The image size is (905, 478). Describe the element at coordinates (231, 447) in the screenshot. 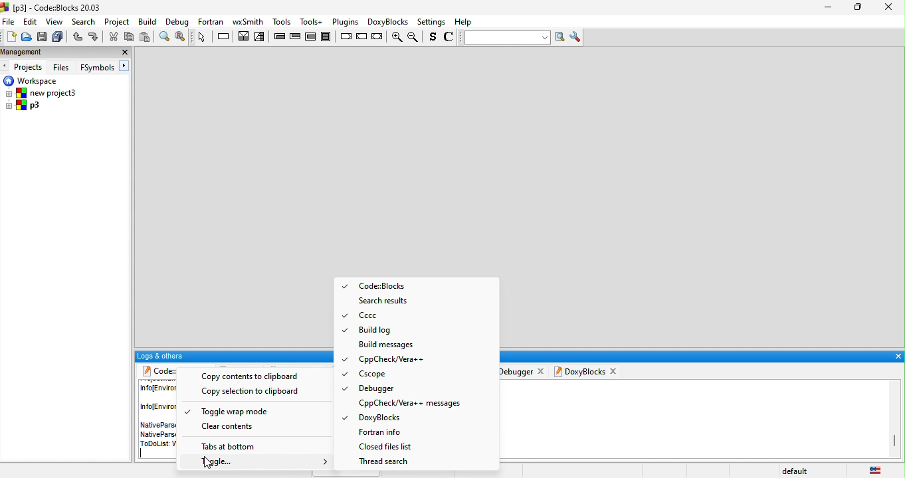

I see `tabs in bottom` at that location.